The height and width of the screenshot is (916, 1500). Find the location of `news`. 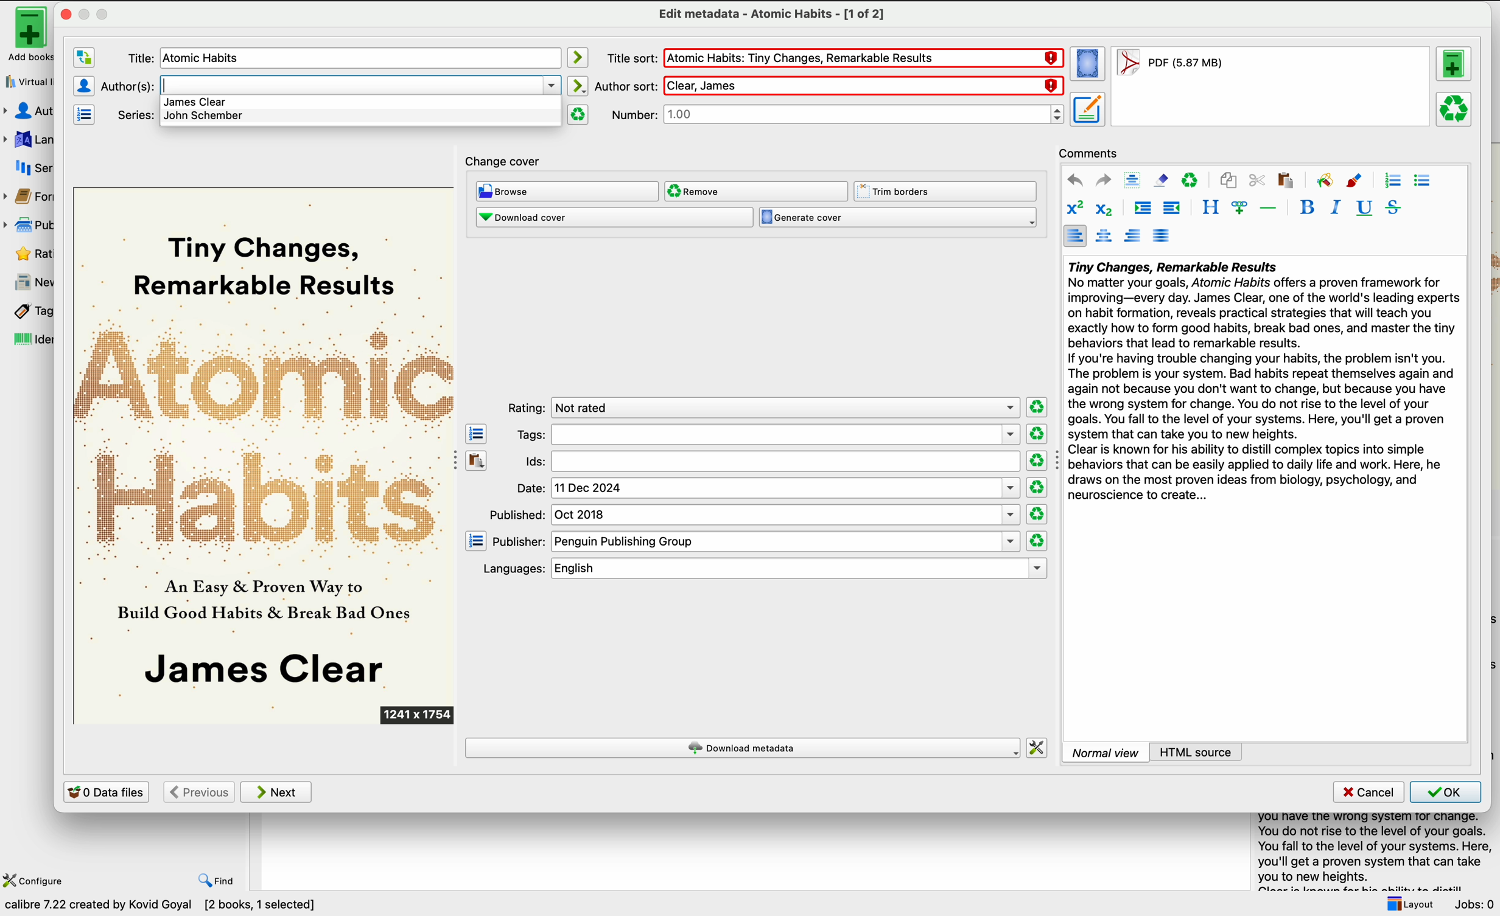

news is located at coordinates (27, 282).